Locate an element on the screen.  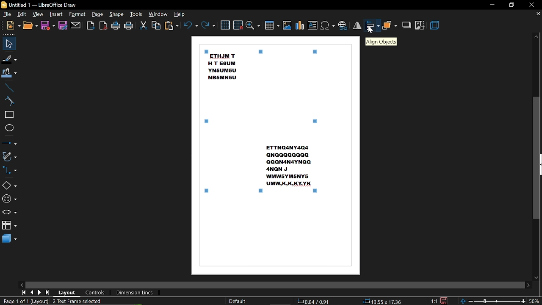
(layout) is located at coordinates (41, 301).